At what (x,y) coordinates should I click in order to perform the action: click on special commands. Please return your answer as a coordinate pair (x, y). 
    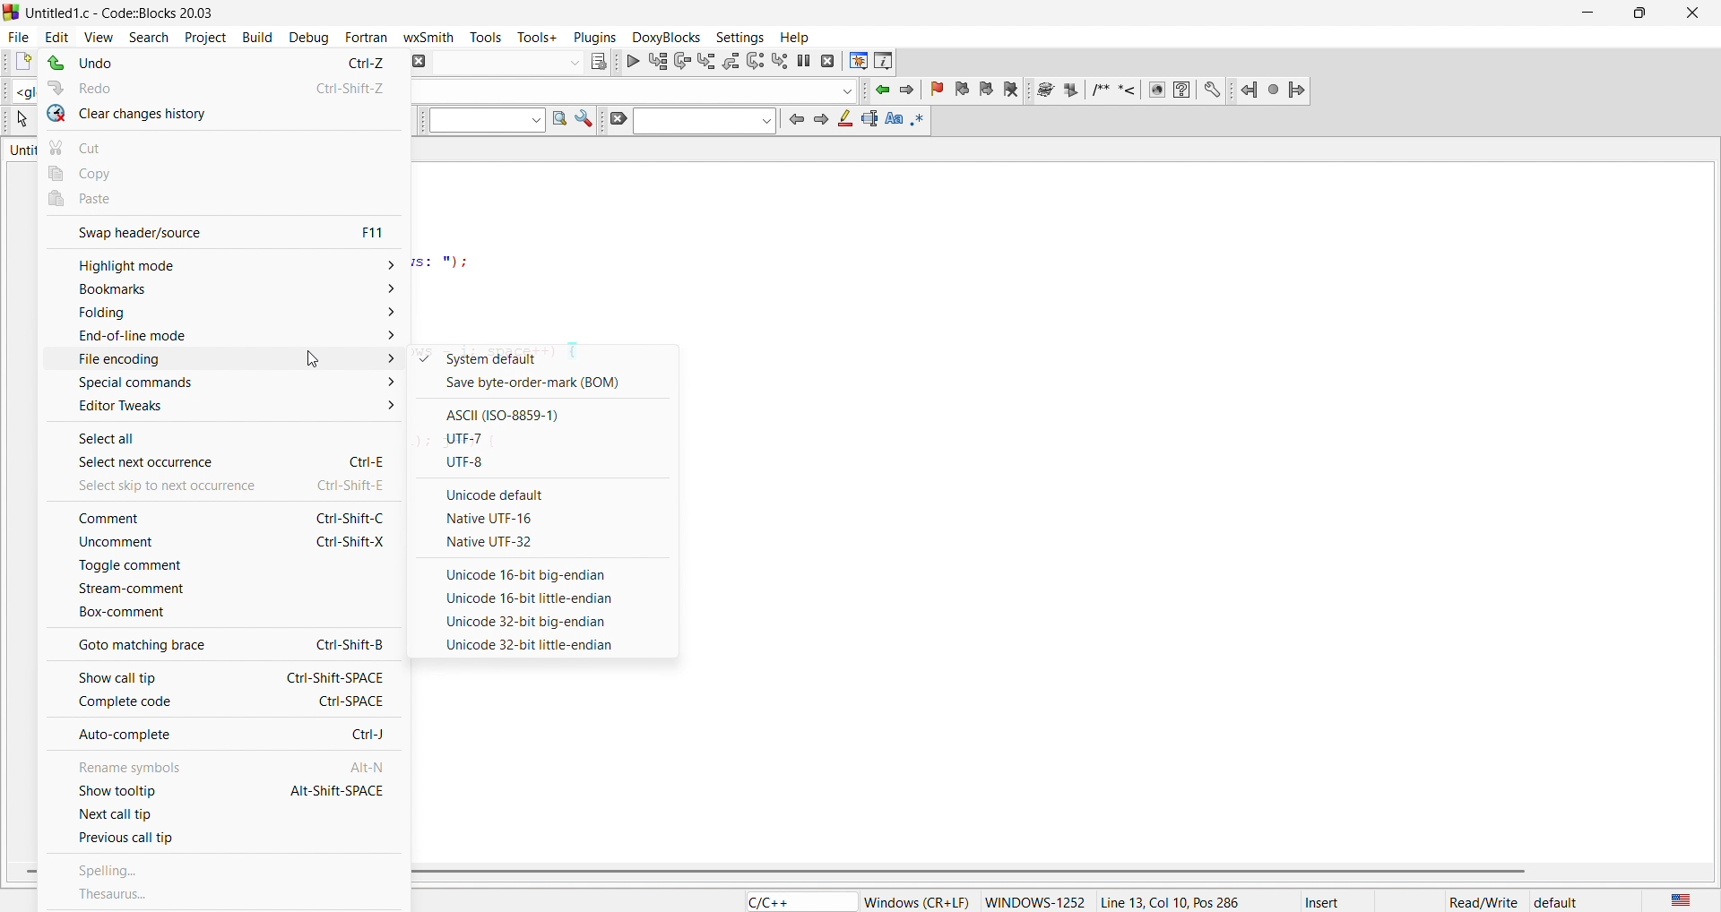
    Looking at the image, I should click on (225, 383).